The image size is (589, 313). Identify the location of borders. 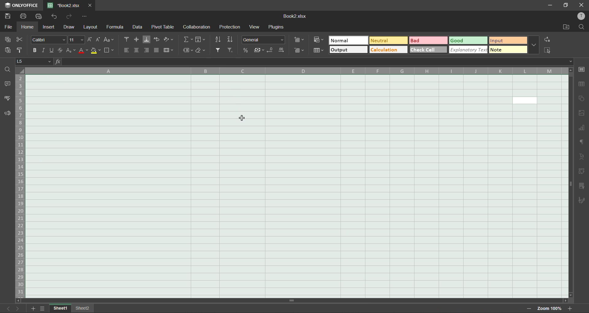
(109, 51).